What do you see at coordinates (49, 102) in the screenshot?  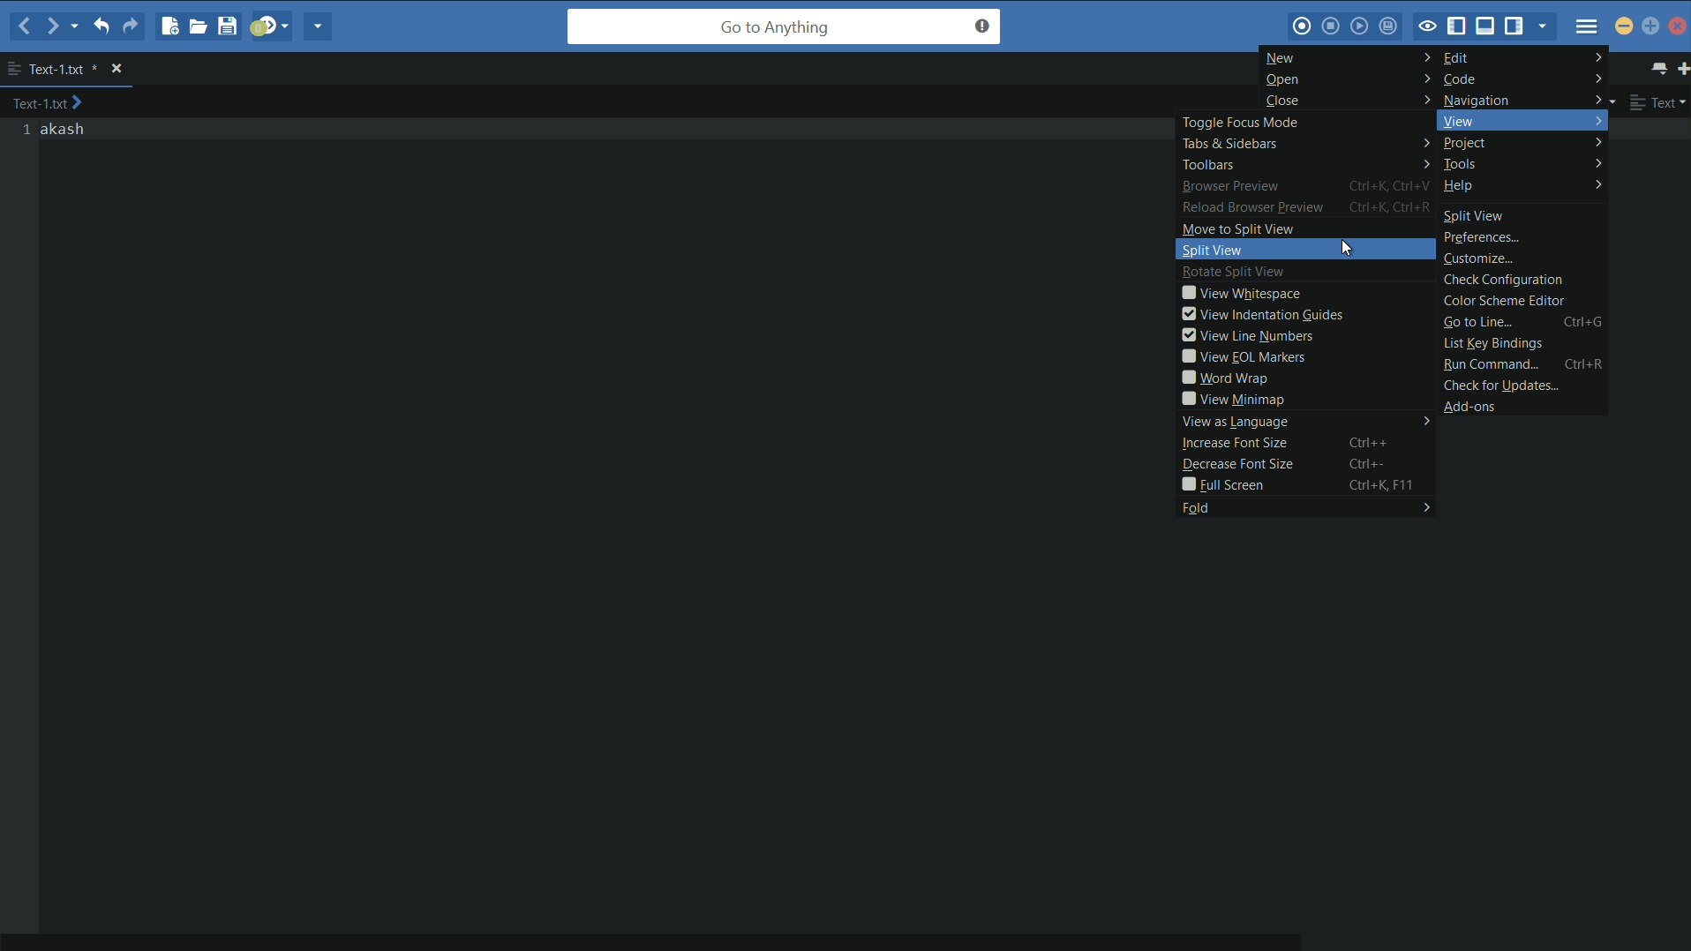 I see `text-1 file` at bounding box center [49, 102].